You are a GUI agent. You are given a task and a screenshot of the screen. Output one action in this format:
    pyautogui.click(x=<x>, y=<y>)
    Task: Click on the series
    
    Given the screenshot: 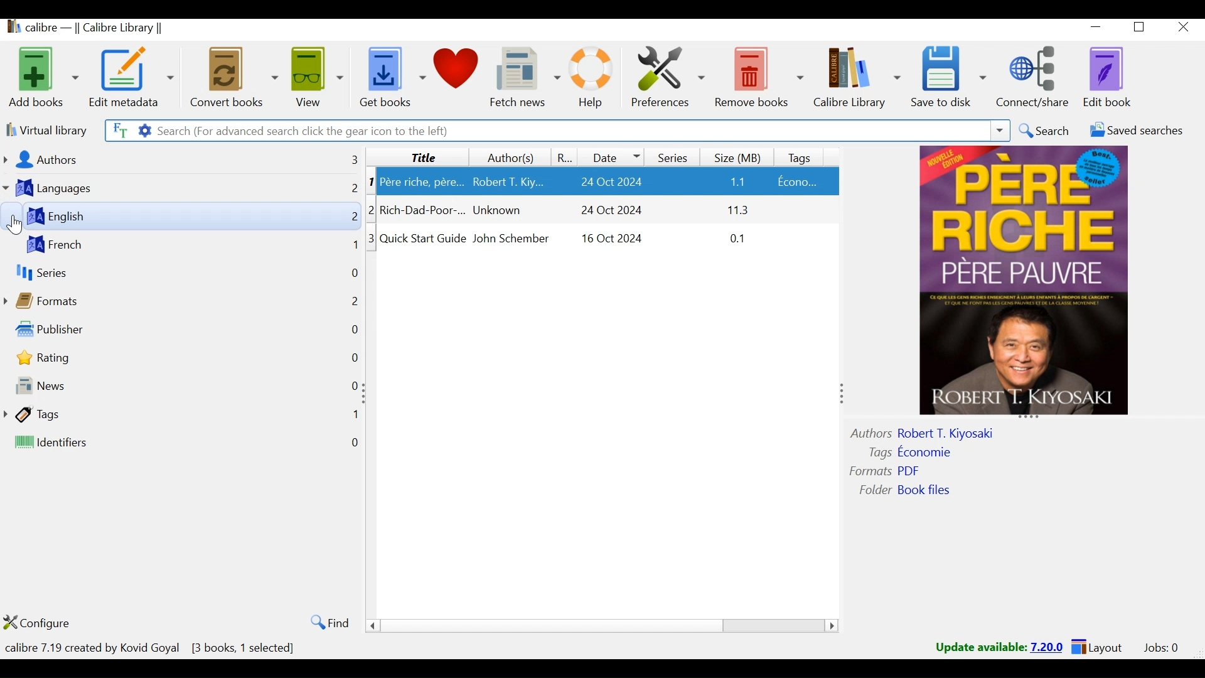 What is the action you would take?
    pyautogui.click(x=52, y=272)
    